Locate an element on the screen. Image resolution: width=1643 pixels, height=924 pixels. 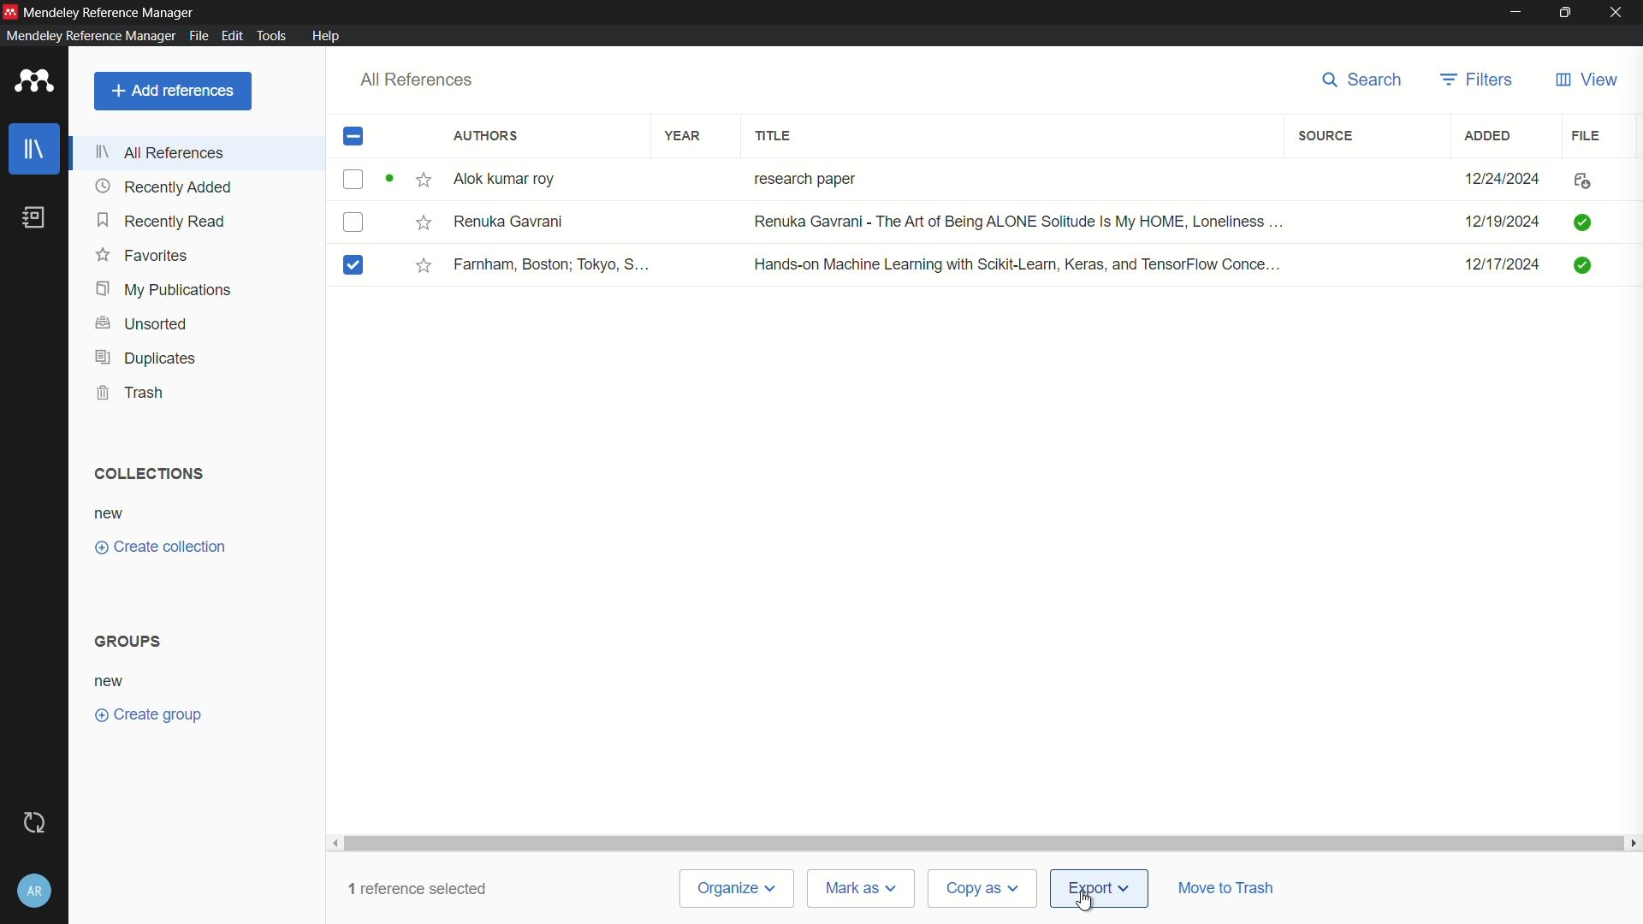
recently added is located at coordinates (166, 187).